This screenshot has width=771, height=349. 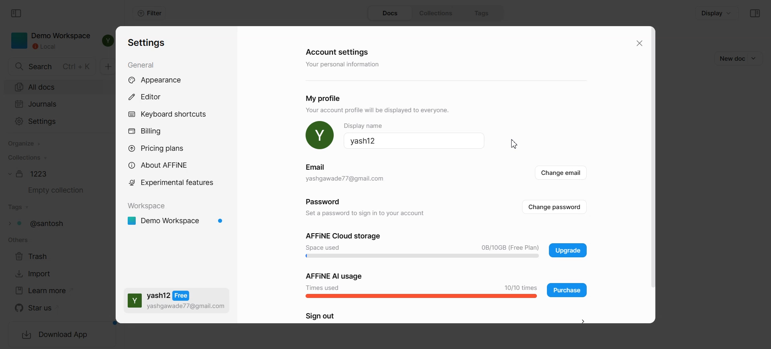 I want to click on Account settings, so click(x=339, y=51).